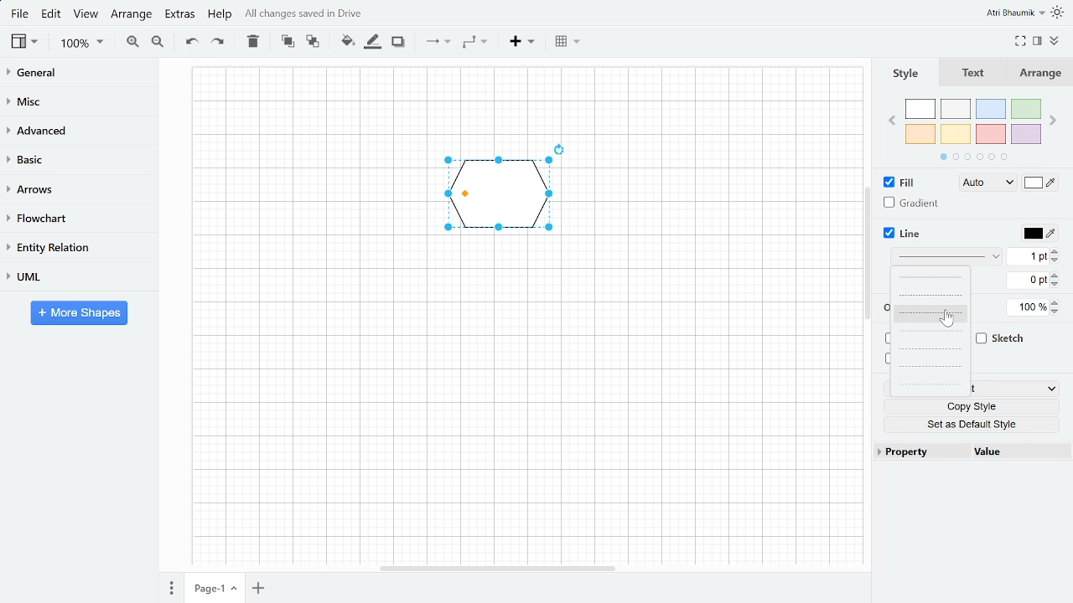 The height and width of the screenshot is (603, 1073). Describe the element at coordinates (51, 16) in the screenshot. I see `Edit` at that location.